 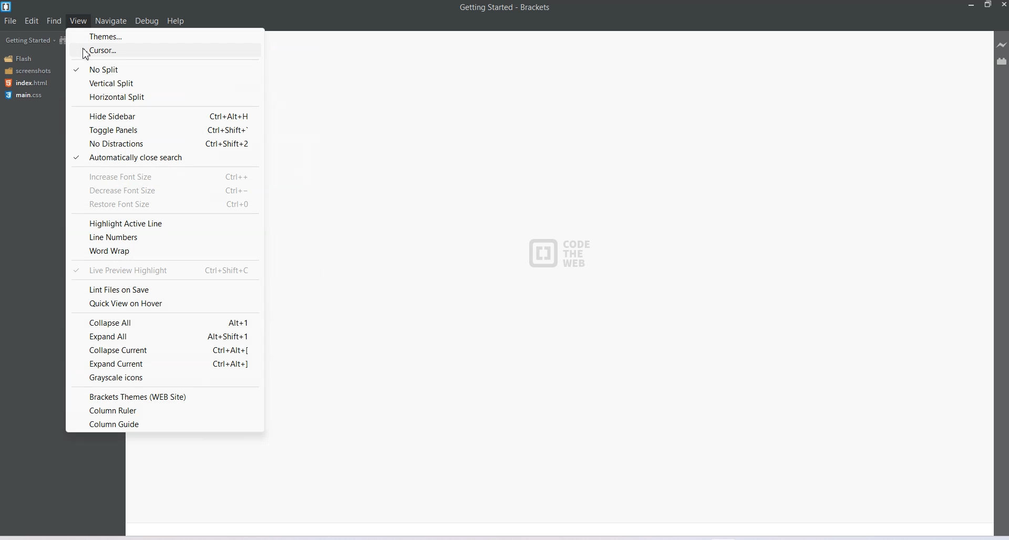 I want to click on Debug, so click(x=147, y=21).